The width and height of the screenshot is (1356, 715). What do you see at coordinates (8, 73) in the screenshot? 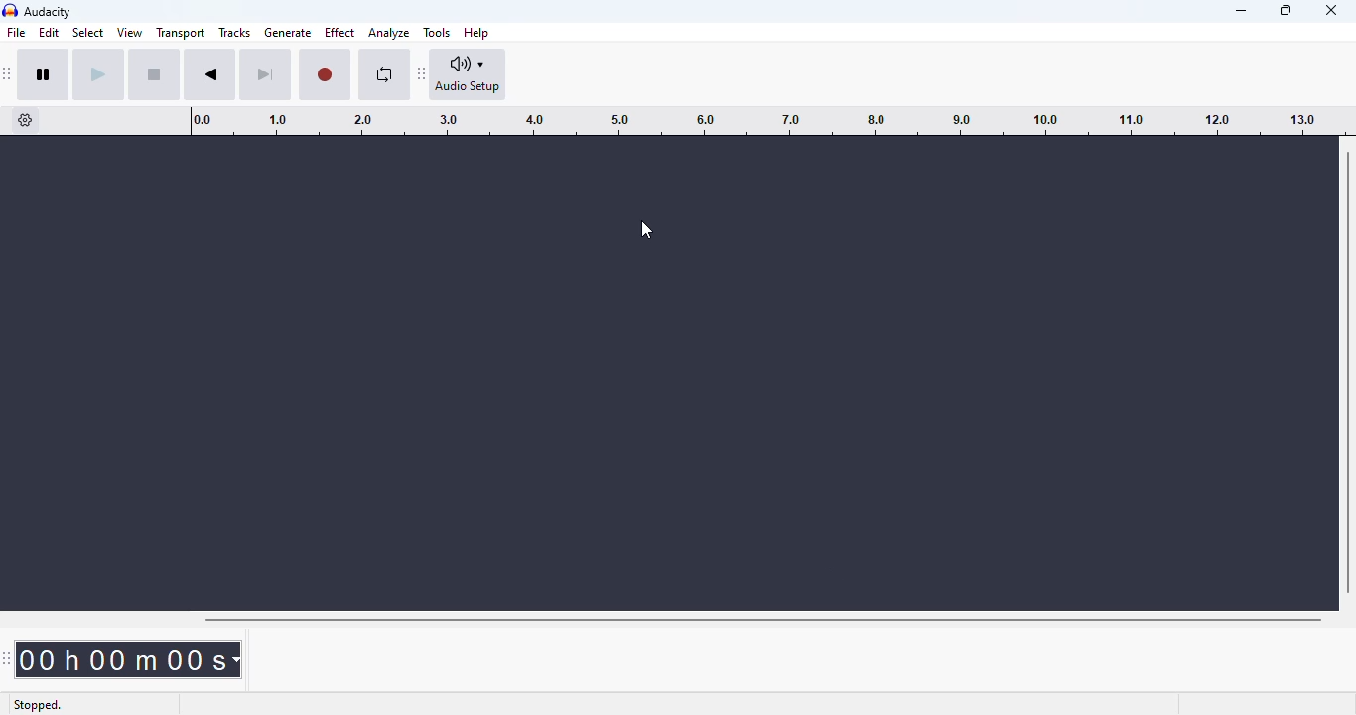
I see `audacity transport toolbar` at bounding box center [8, 73].